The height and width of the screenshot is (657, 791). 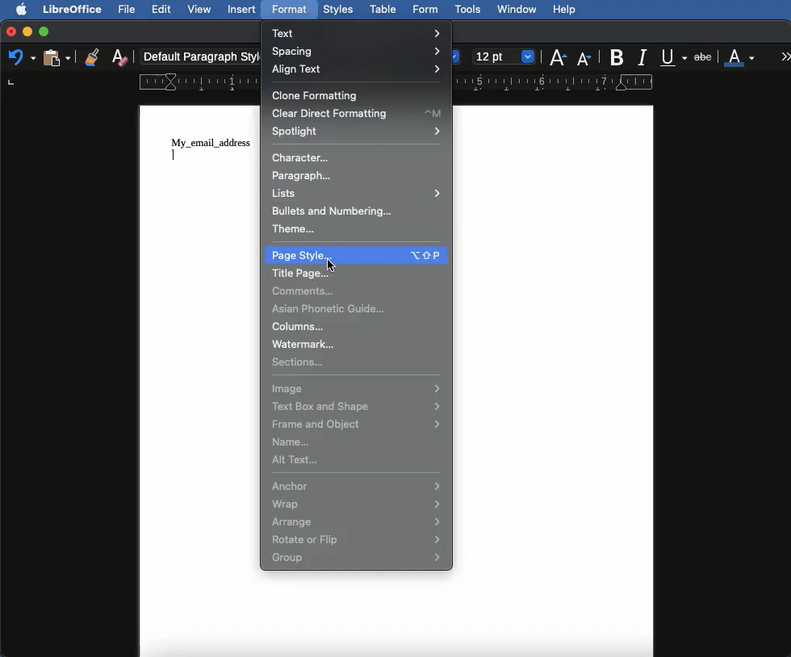 I want to click on Help, so click(x=564, y=10).